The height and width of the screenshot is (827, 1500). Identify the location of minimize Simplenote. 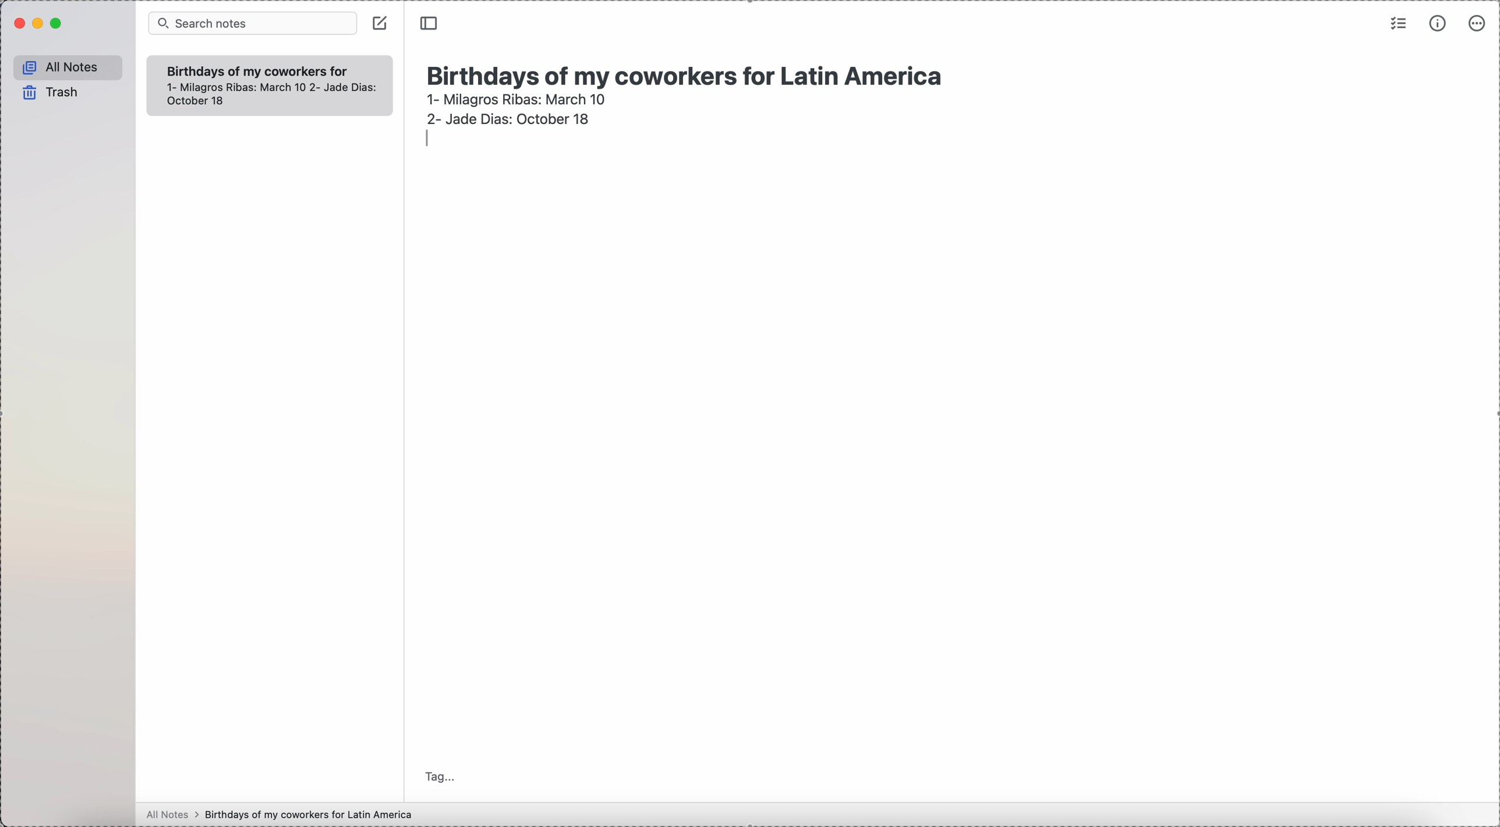
(40, 24).